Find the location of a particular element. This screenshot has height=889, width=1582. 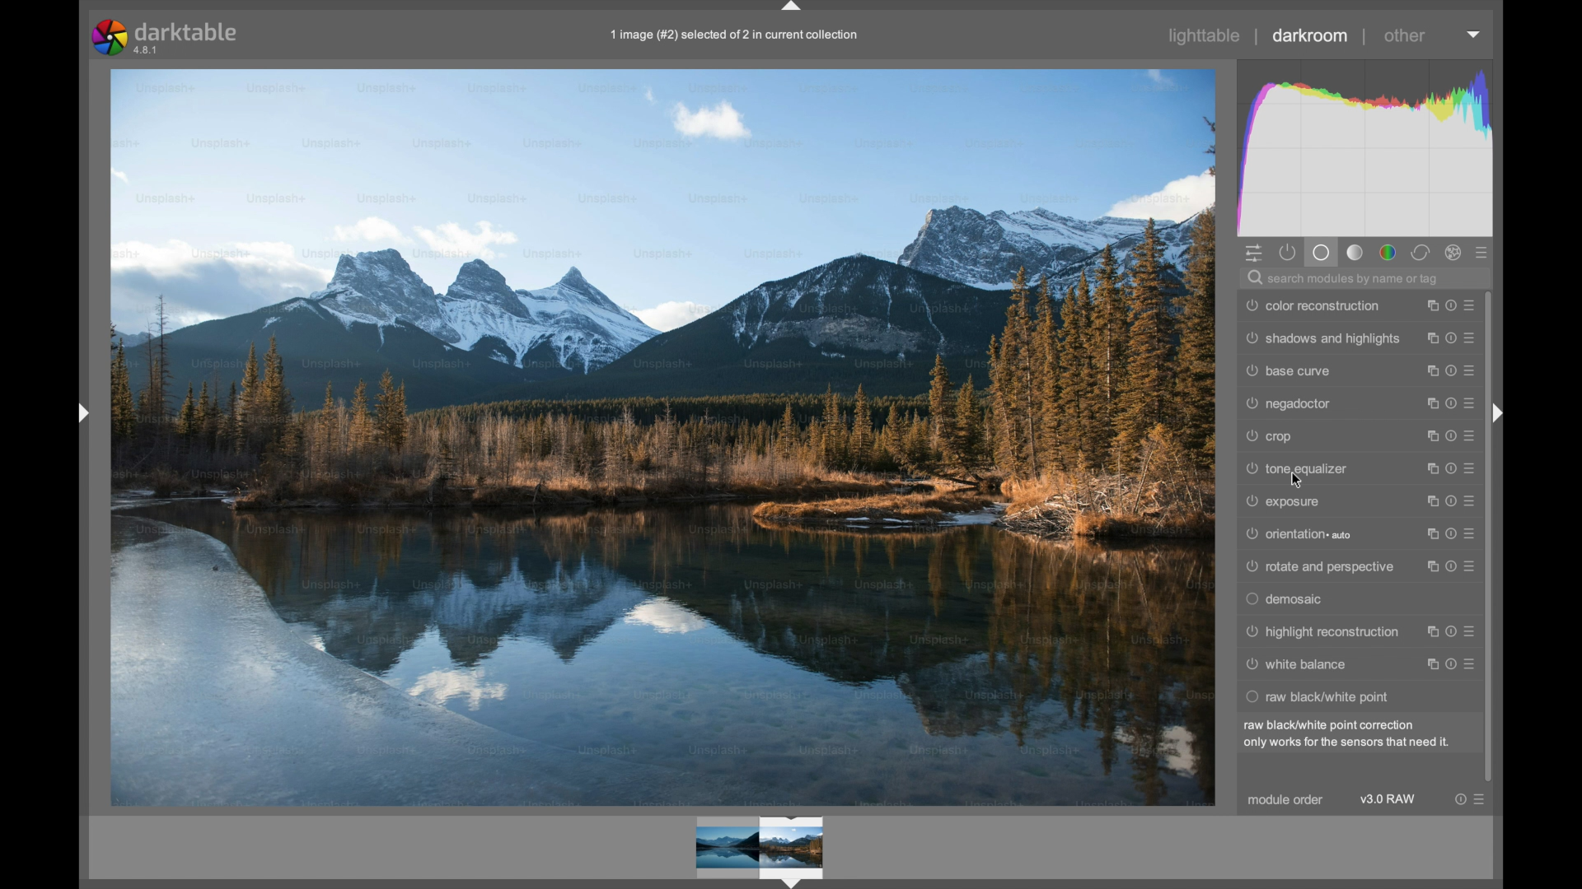

exposure is located at coordinates (1284, 502).